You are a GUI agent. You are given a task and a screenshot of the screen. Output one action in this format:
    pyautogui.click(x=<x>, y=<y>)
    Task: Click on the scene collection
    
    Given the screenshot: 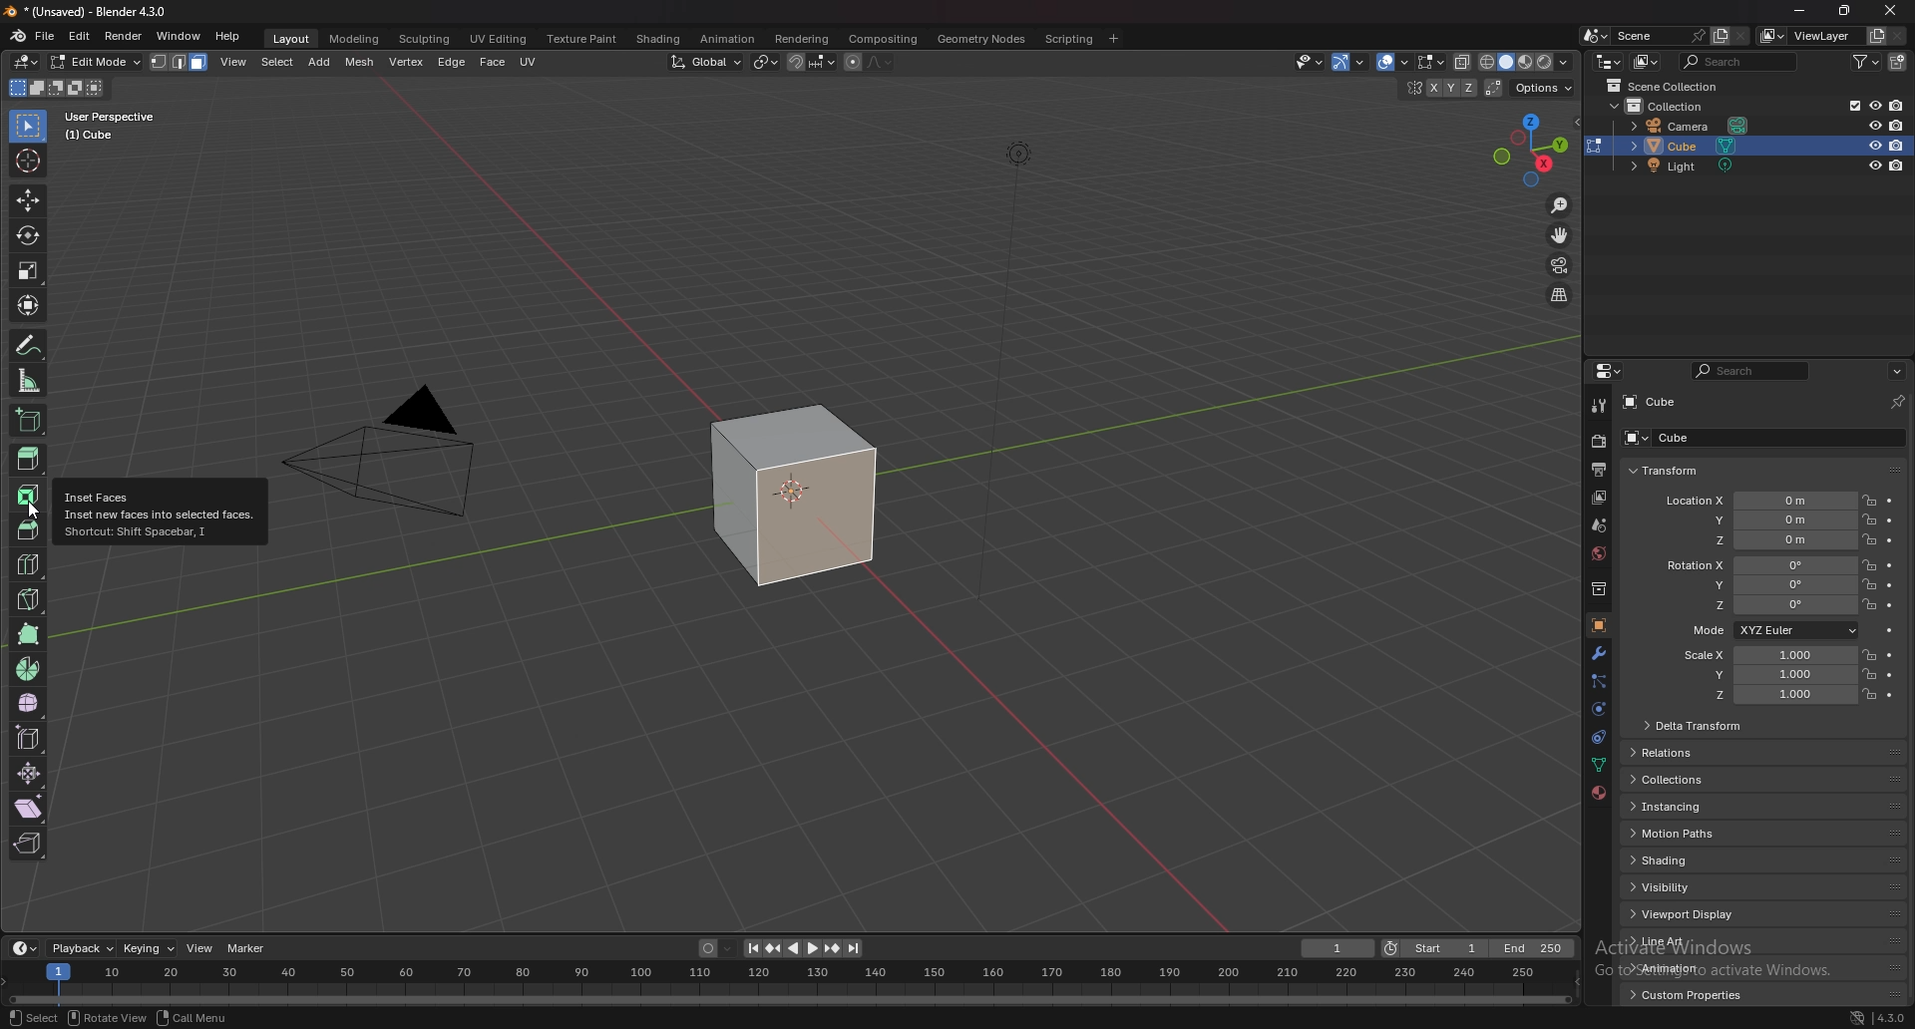 What is the action you would take?
    pyautogui.click(x=1664, y=86)
    